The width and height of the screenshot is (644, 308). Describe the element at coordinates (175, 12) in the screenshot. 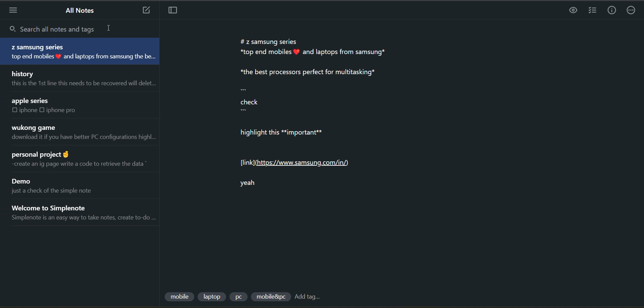

I see `toggle focus mode` at that location.